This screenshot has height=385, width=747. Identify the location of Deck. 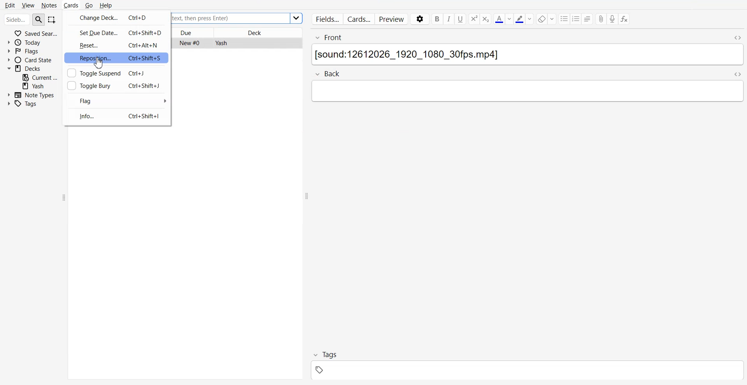
(259, 32).